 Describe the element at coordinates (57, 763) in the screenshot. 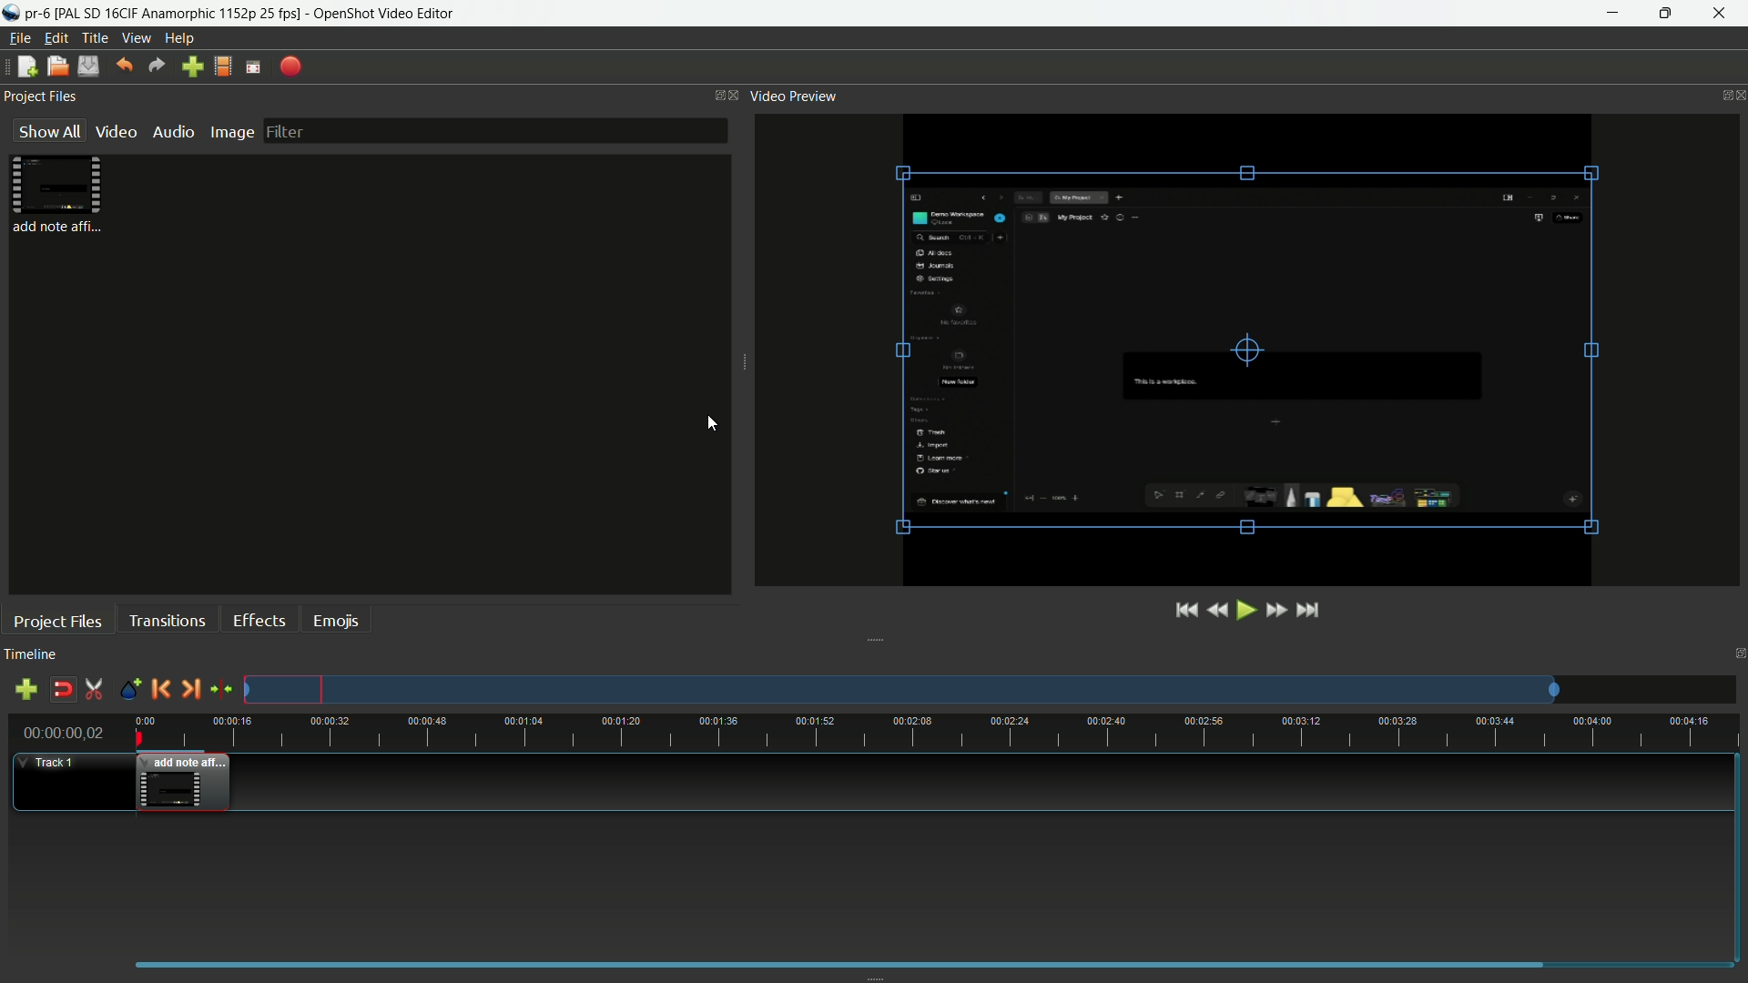

I see `track-1` at that location.